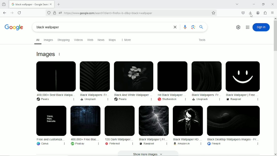 Image resolution: width=277 pixels, height=156 pixels. I want to click on close tab, so click(51, 4).